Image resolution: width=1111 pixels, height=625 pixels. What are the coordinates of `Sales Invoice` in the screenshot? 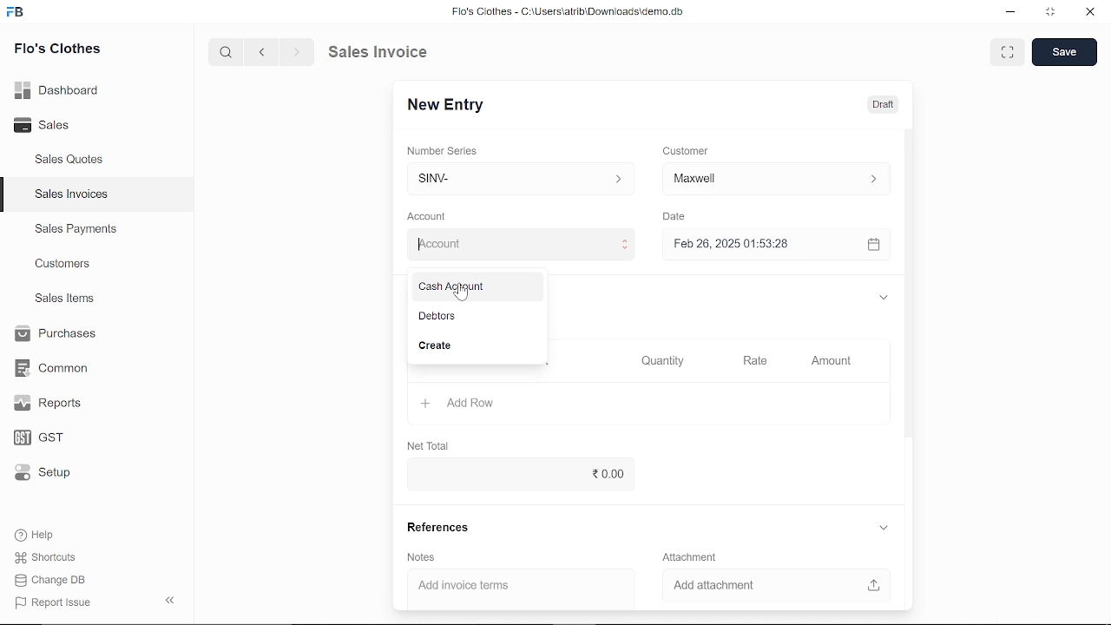 It's located at (391, 51).